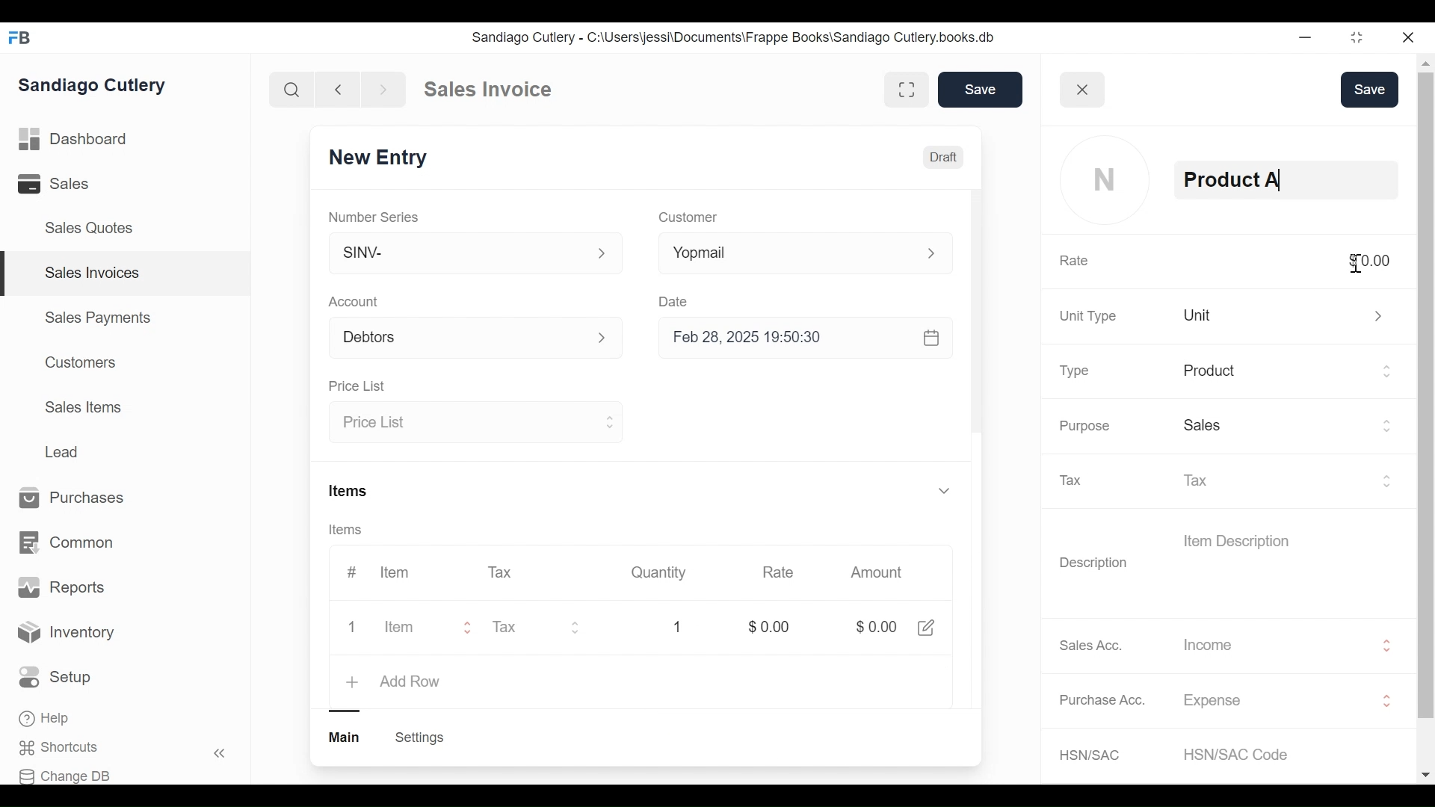 The height and width of the screenshot is (807, 1435). I want to click on Purchases, so click(79, 498).